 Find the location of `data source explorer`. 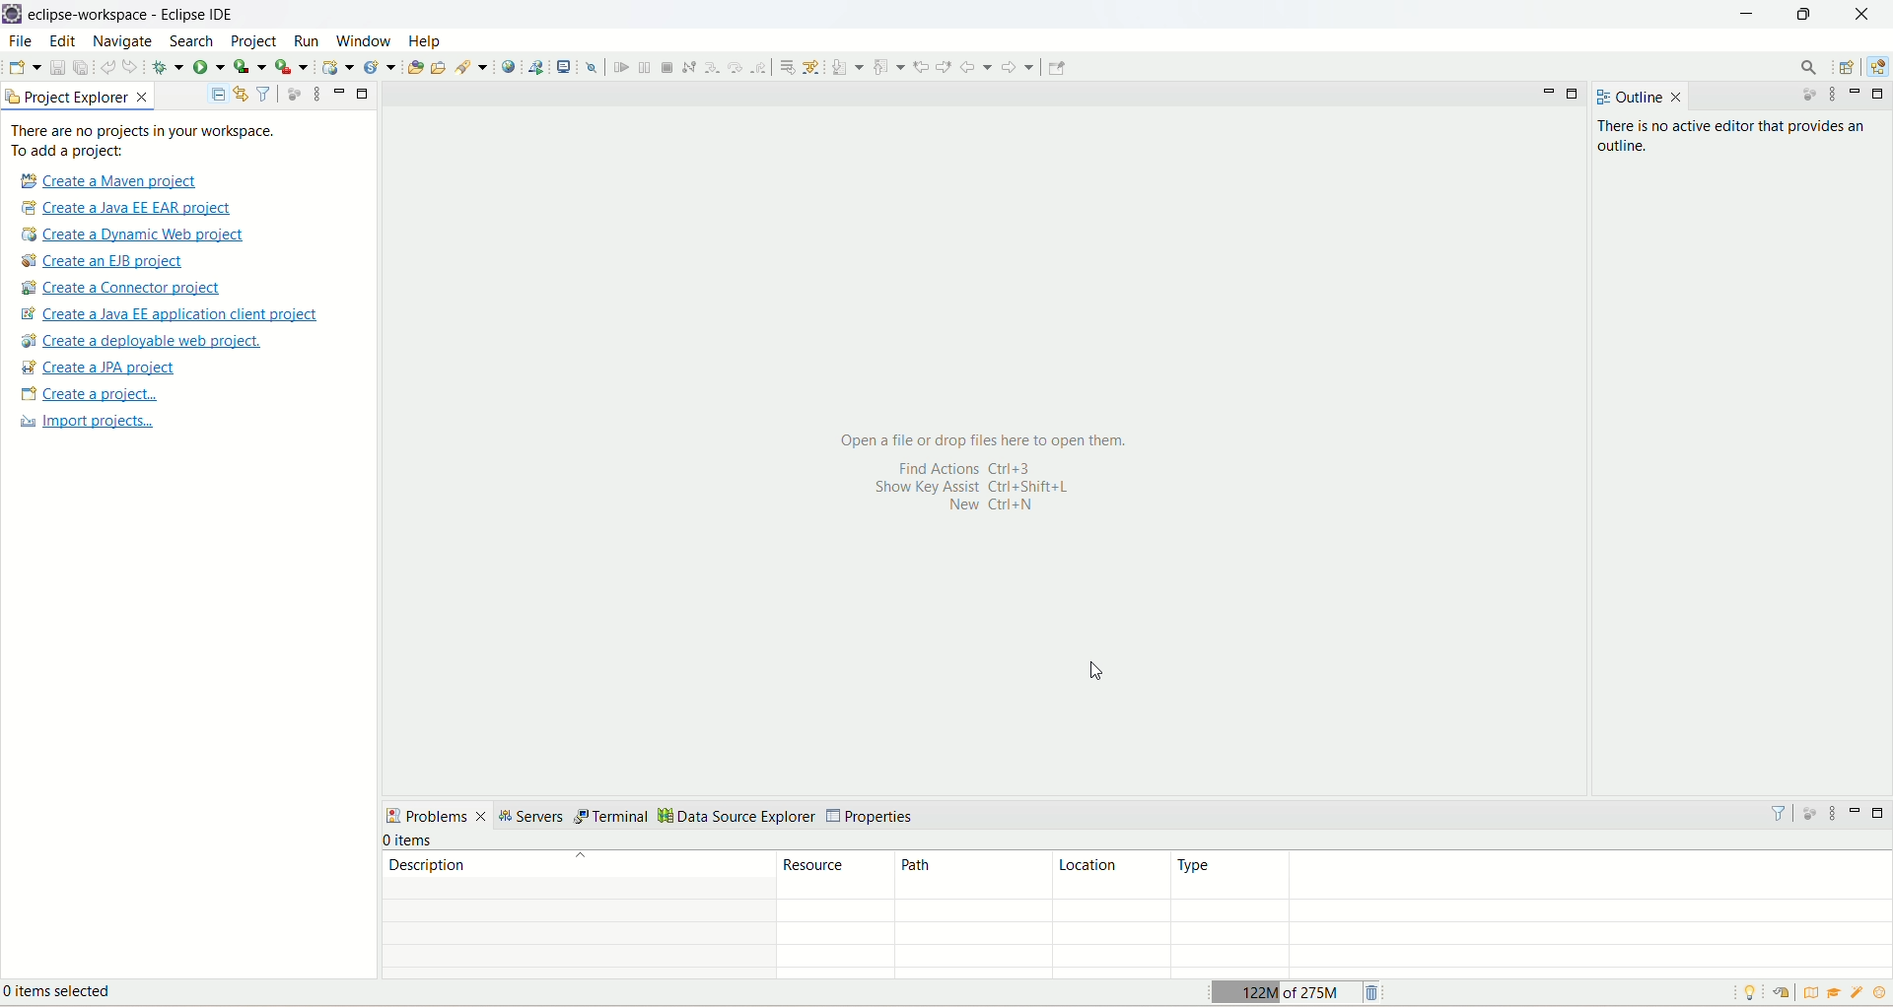

data source explorer is located at coordinates (737, 818).